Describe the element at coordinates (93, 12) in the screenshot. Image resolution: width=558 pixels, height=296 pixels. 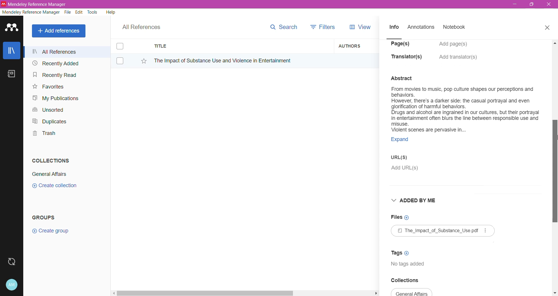
I see `Tools` at that location.